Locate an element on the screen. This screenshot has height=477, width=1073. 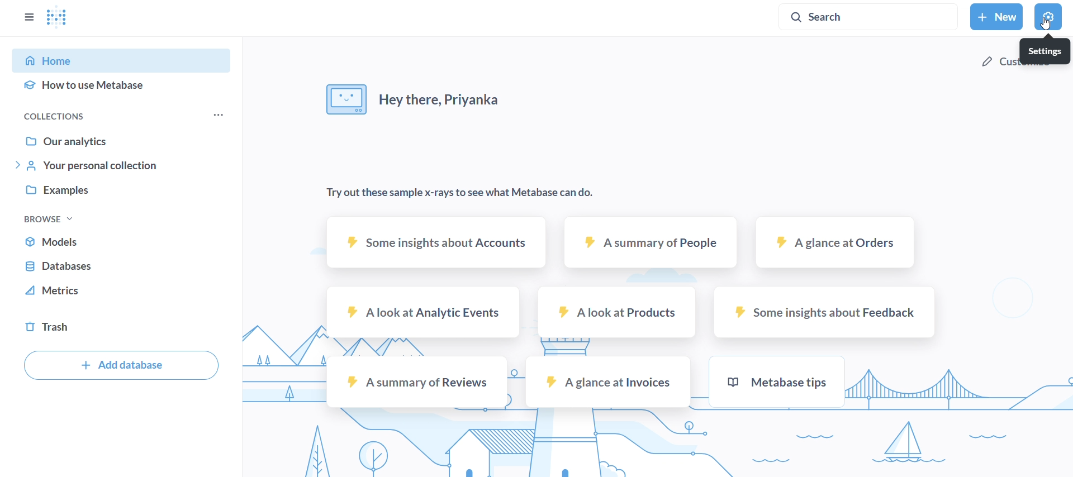
collections is located at coordinates (70, 117).